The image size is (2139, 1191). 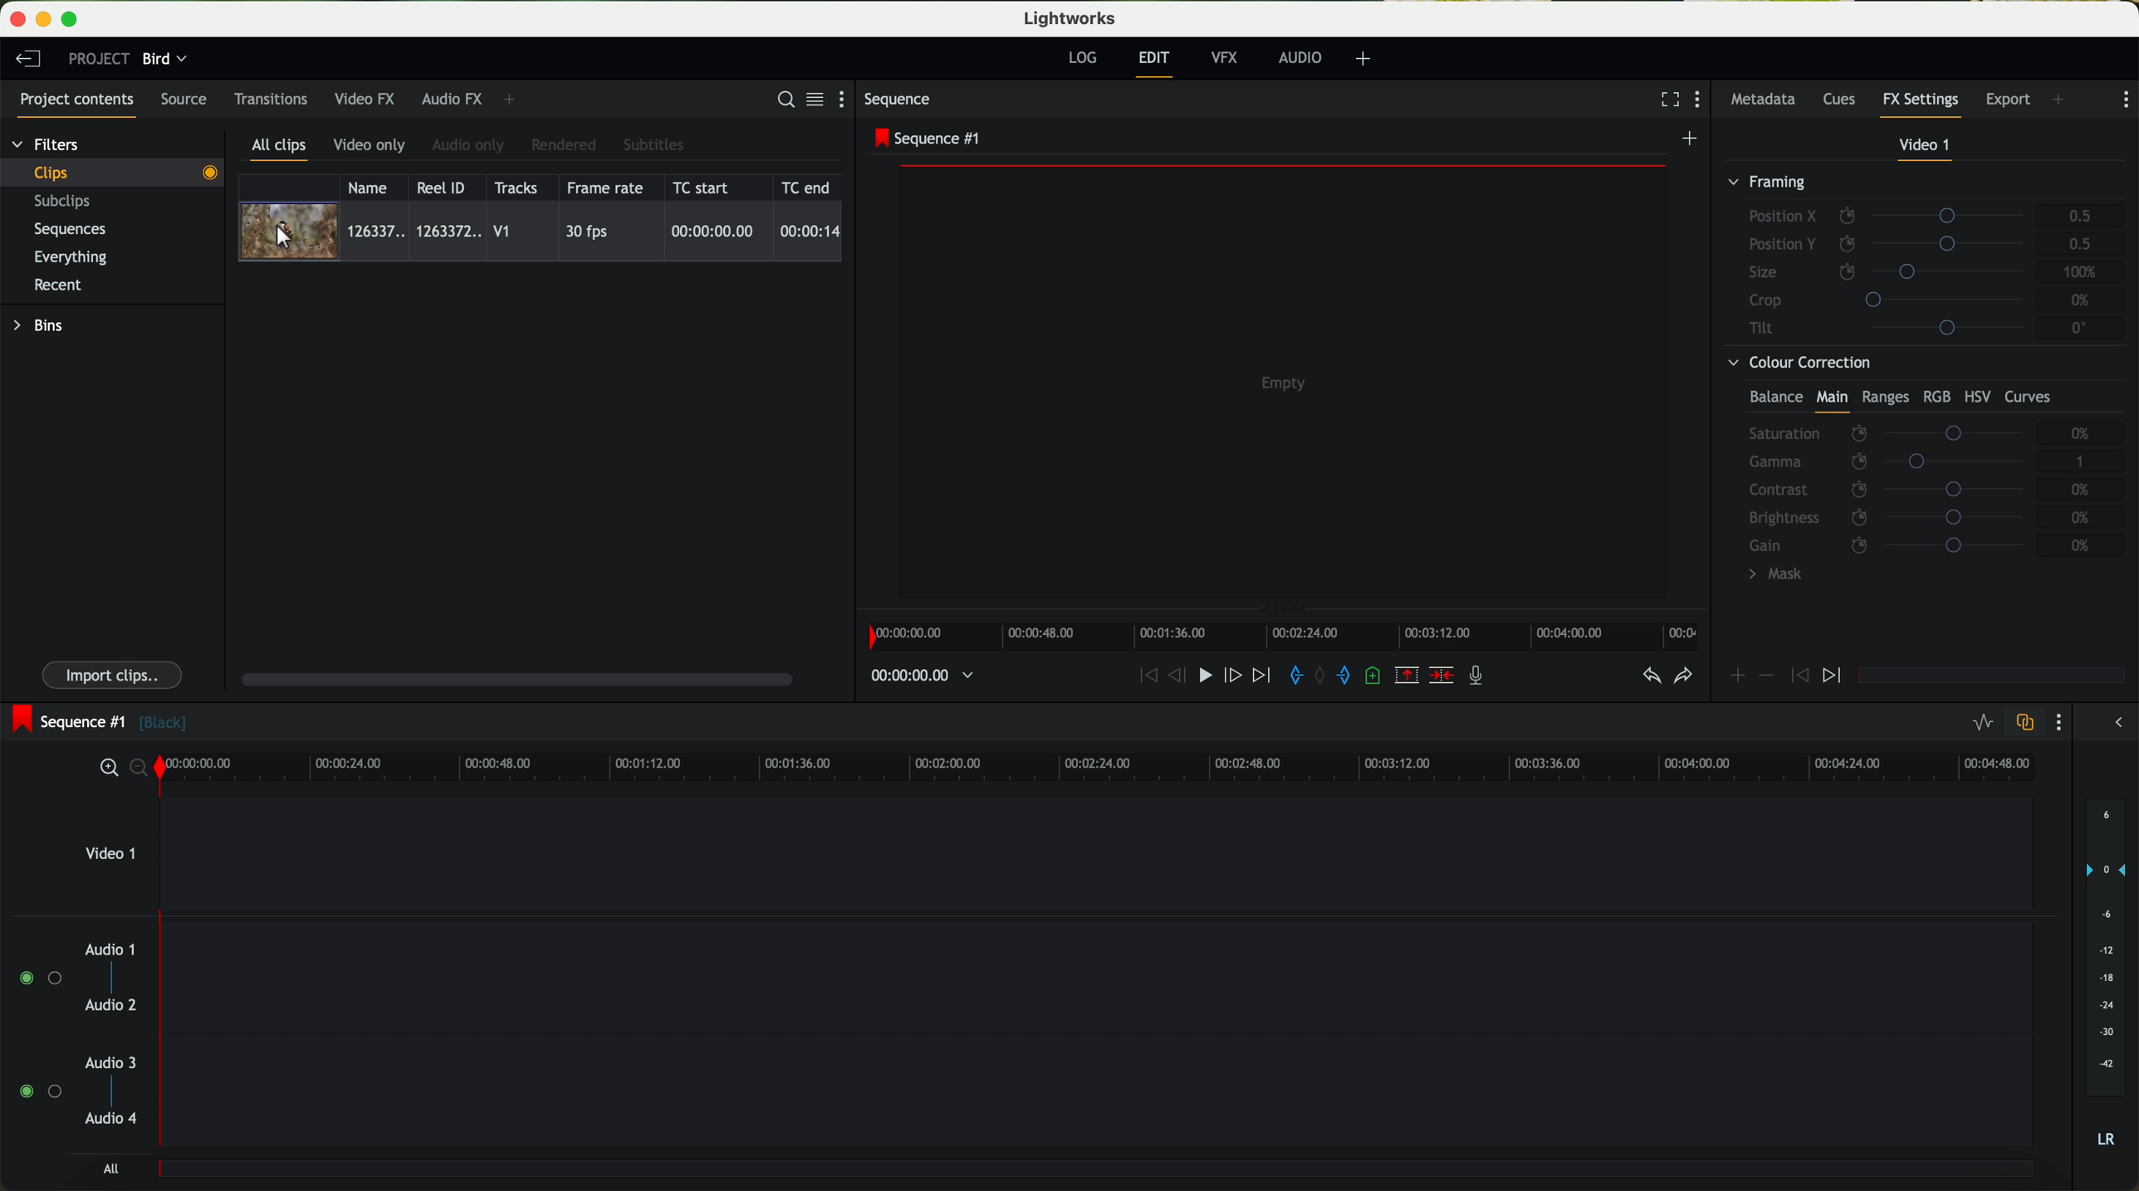 What do you see at coordinates (58, 287) in the screenshot?
I see `recent` at bounding box center [58, 287].